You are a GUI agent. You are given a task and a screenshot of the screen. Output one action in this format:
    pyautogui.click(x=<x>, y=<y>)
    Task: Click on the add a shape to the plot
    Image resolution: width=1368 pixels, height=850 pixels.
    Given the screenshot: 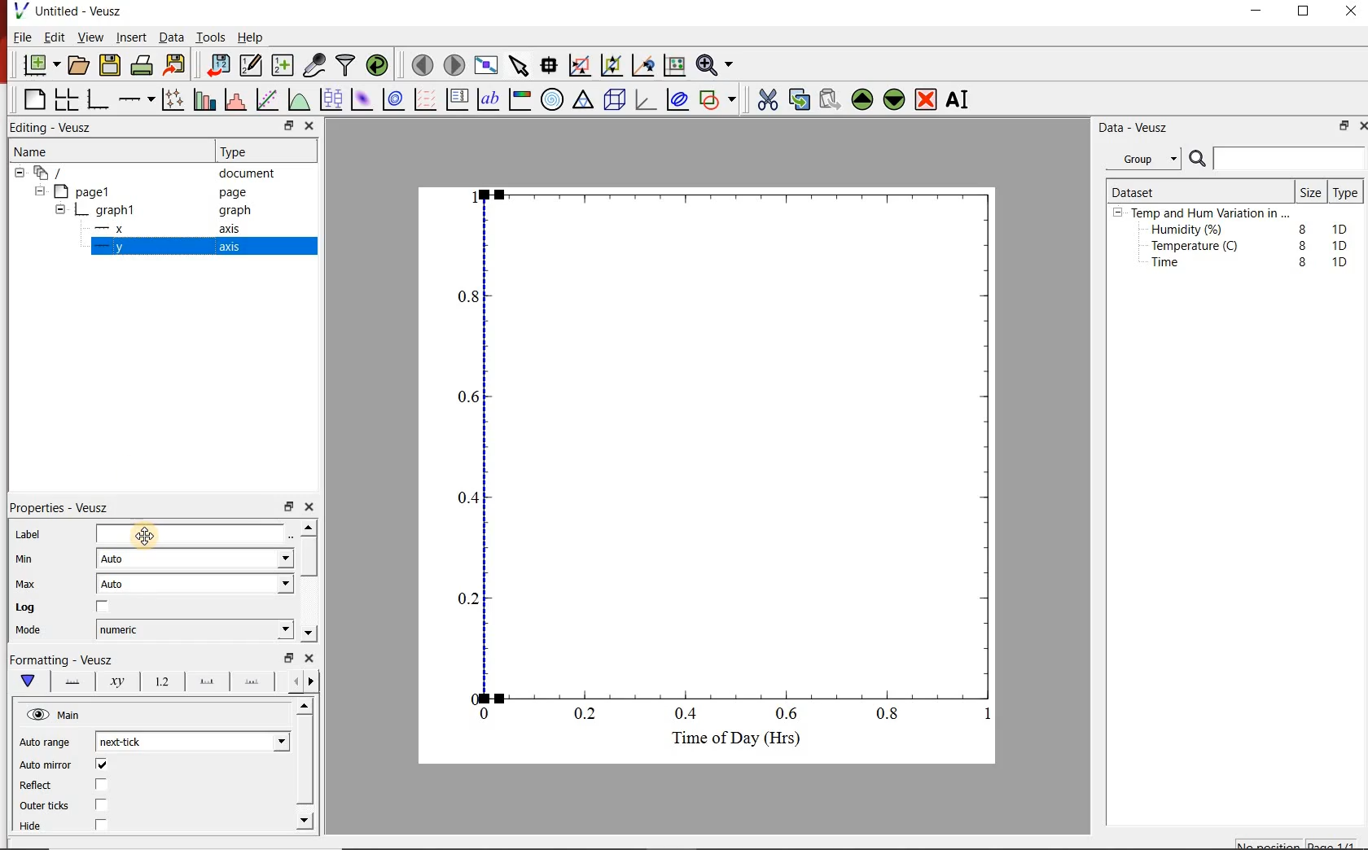 What is the action you would take?
    pyautogui.click(x=721, y=102)
    